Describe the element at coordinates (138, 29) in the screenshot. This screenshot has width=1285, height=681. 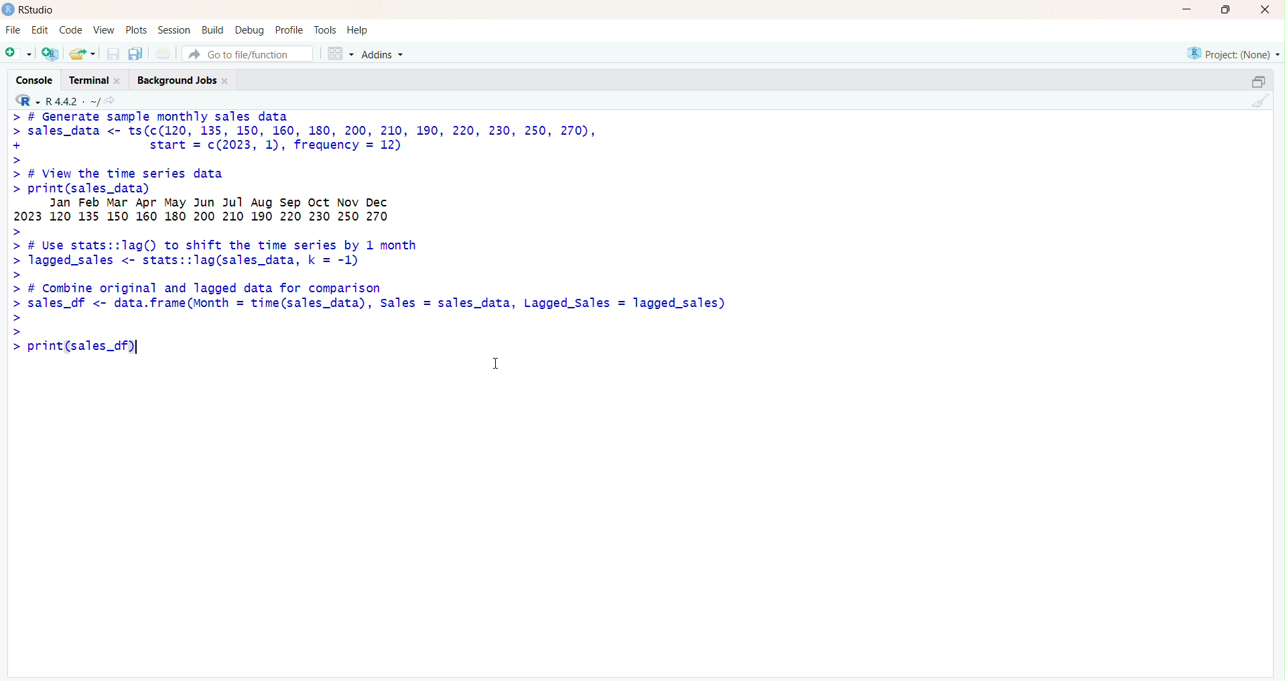
I see `plots` at that location.